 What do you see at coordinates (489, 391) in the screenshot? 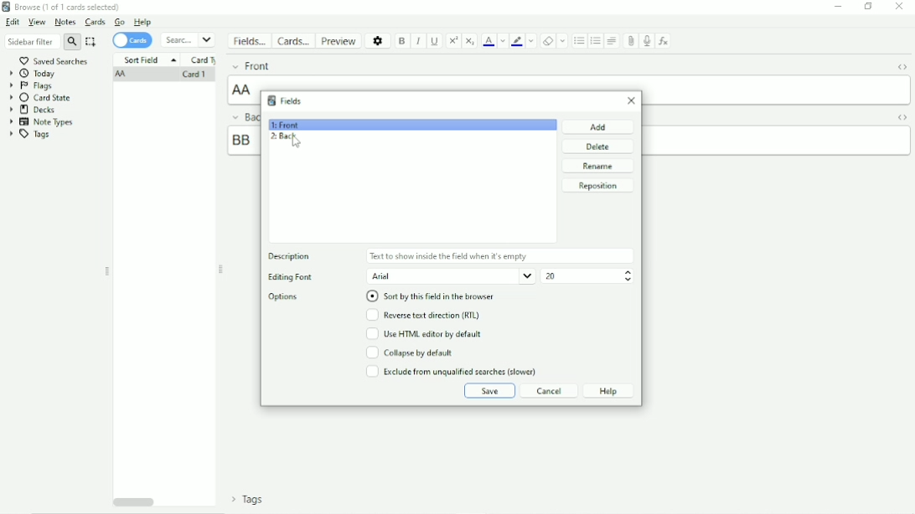
I see `Save` at bounding box center [489, 391].